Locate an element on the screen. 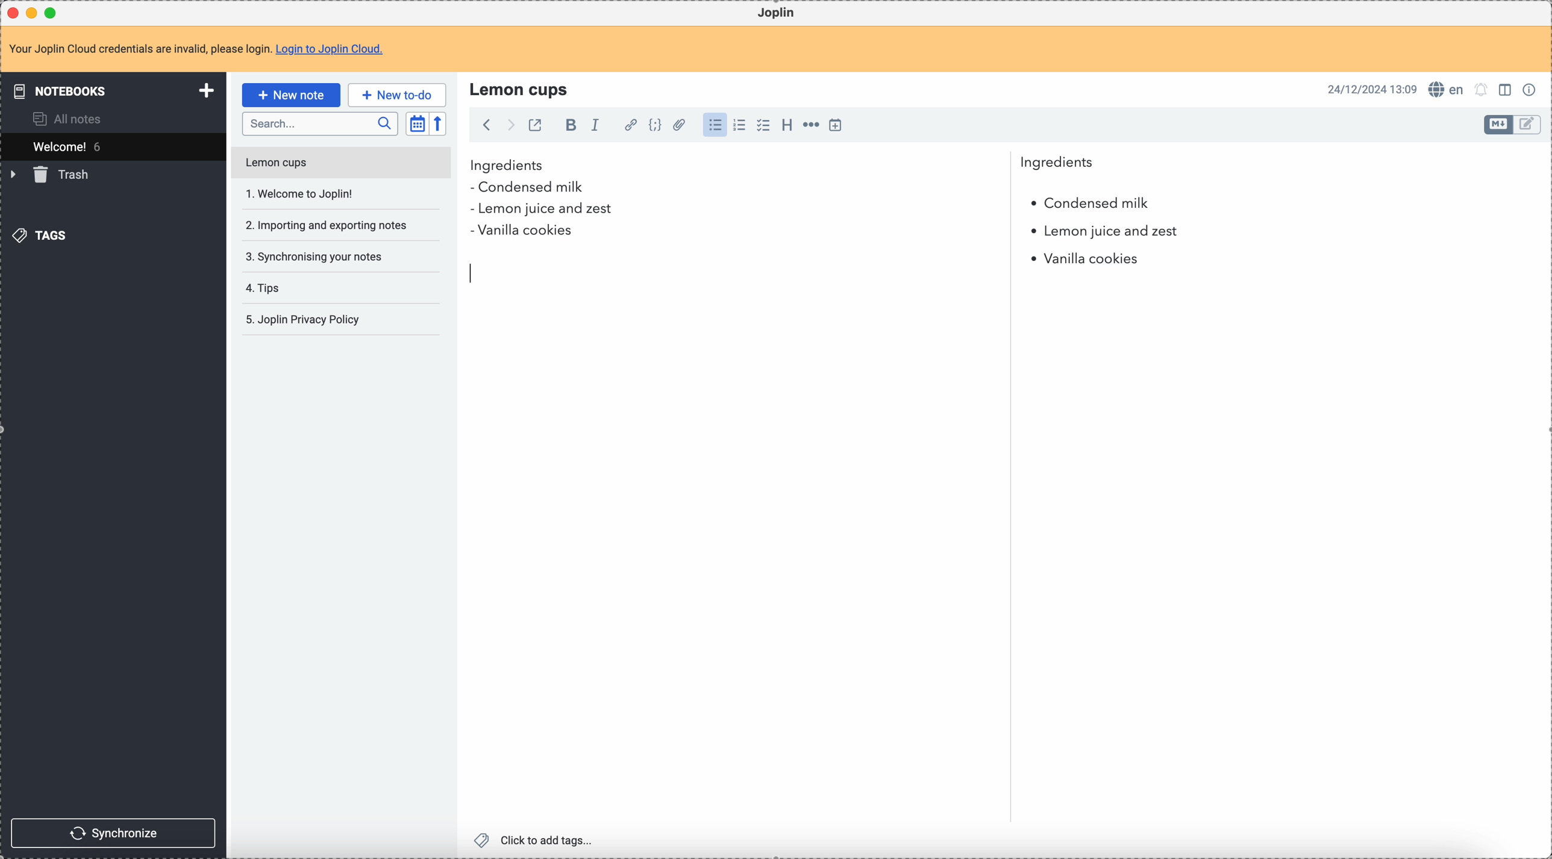 The image size is (1552, 859). toggle edit layout is located at coordinates (1528, 125).